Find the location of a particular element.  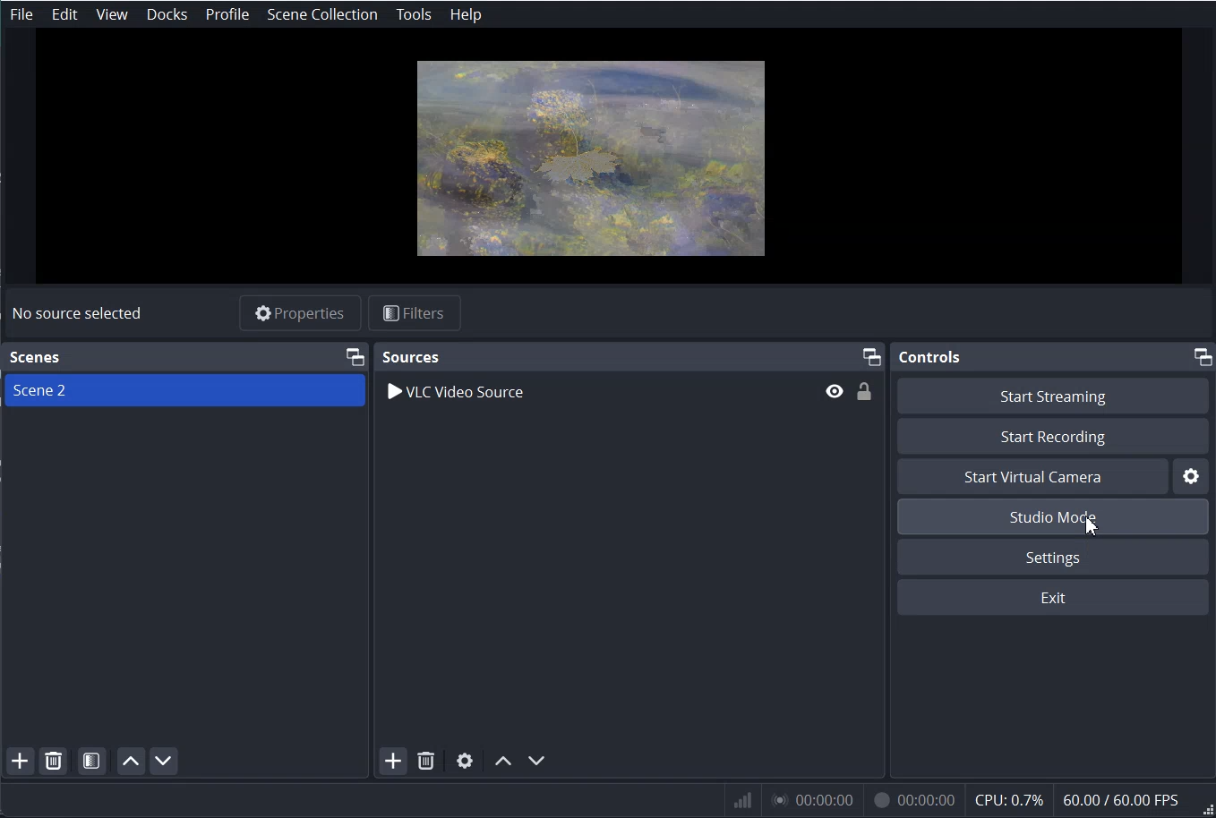

Move Source Up is located at coordinates (501, 760).